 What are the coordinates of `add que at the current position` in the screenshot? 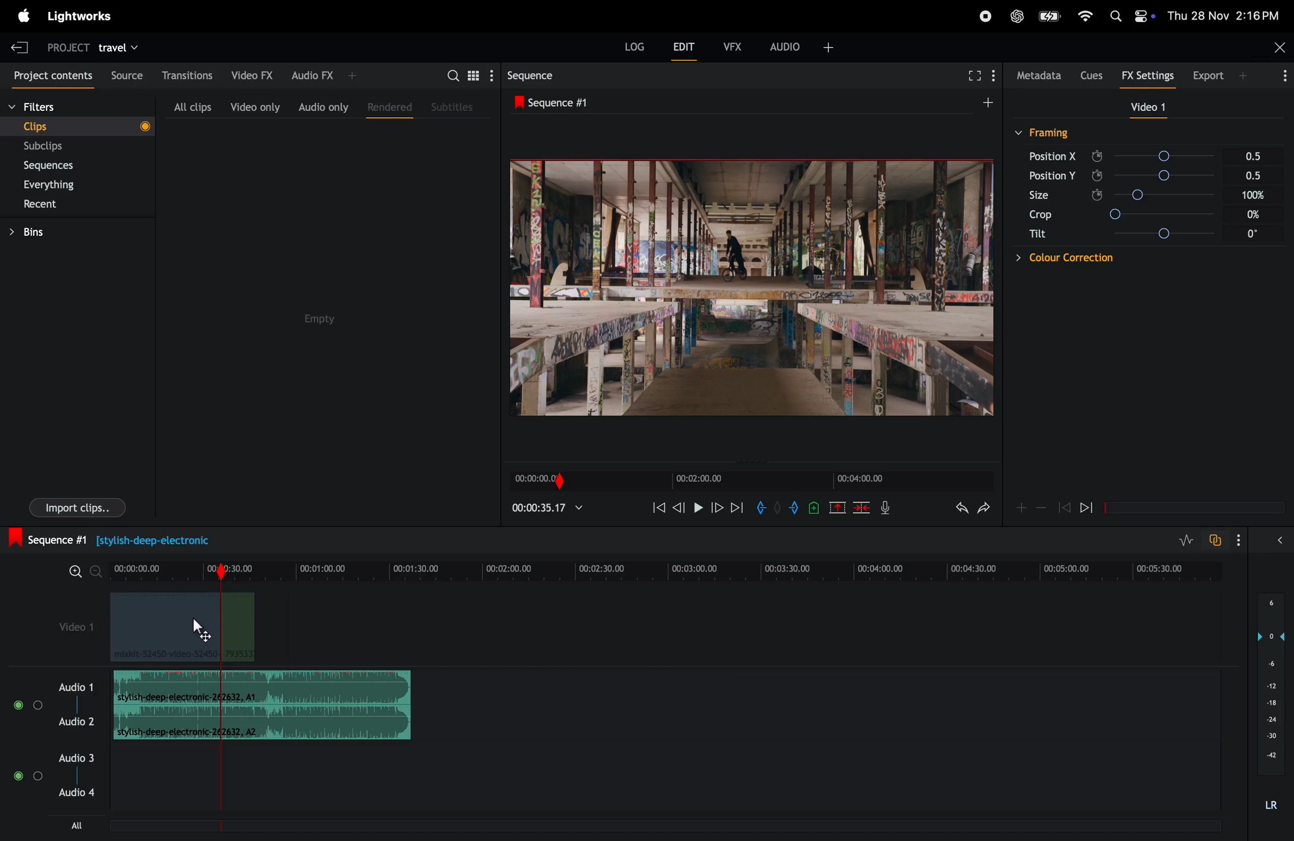 It's located at (814, 507).